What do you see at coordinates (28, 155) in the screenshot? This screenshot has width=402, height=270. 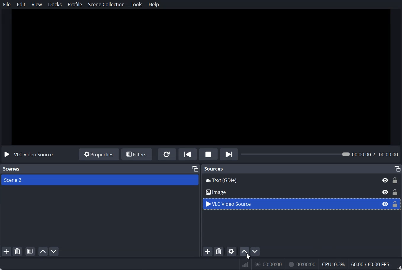 I see `Text` at bounding box center [28, 155].